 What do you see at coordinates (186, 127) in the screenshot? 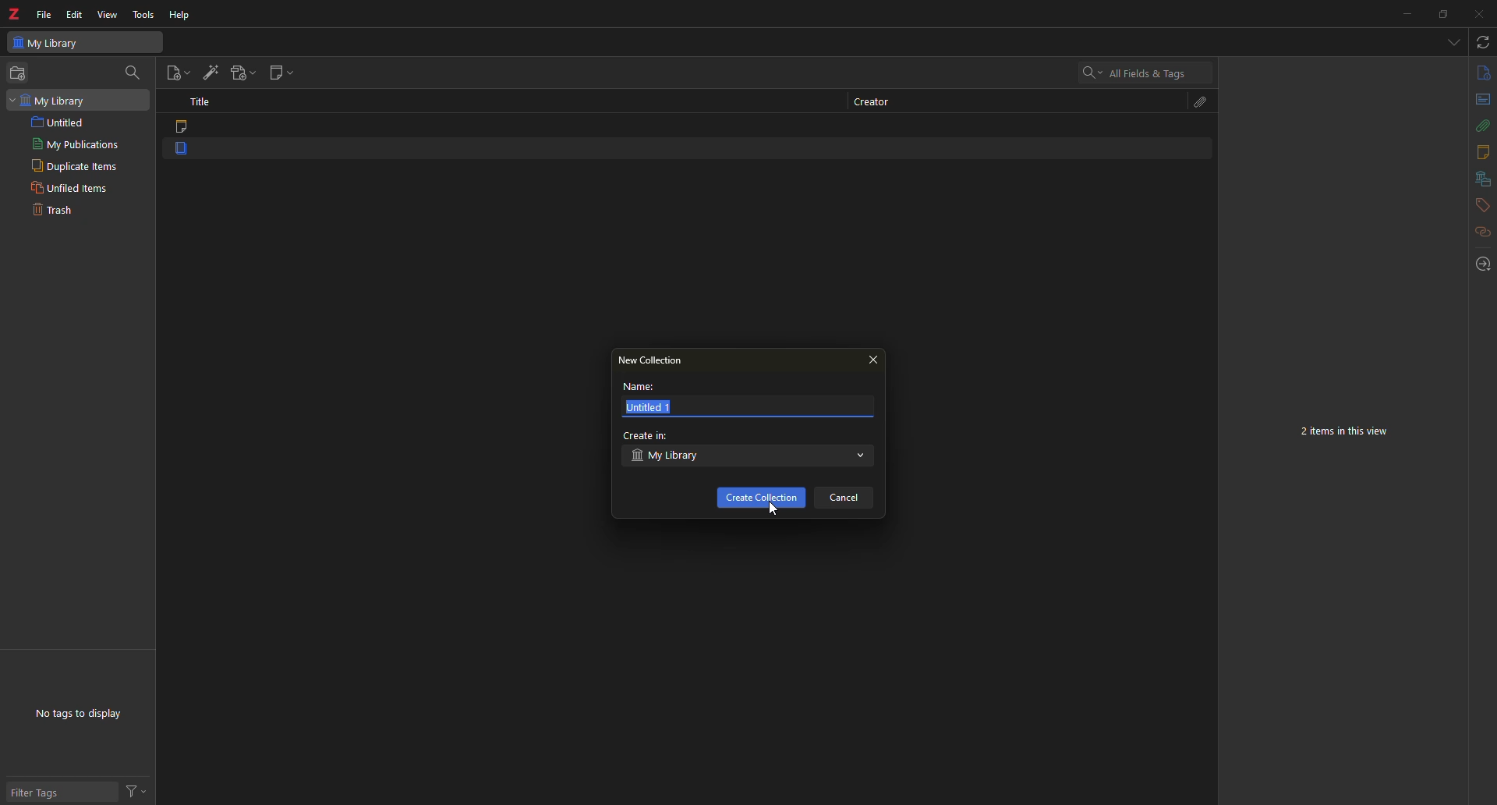
I see `item` at bounding box center [186, 127].